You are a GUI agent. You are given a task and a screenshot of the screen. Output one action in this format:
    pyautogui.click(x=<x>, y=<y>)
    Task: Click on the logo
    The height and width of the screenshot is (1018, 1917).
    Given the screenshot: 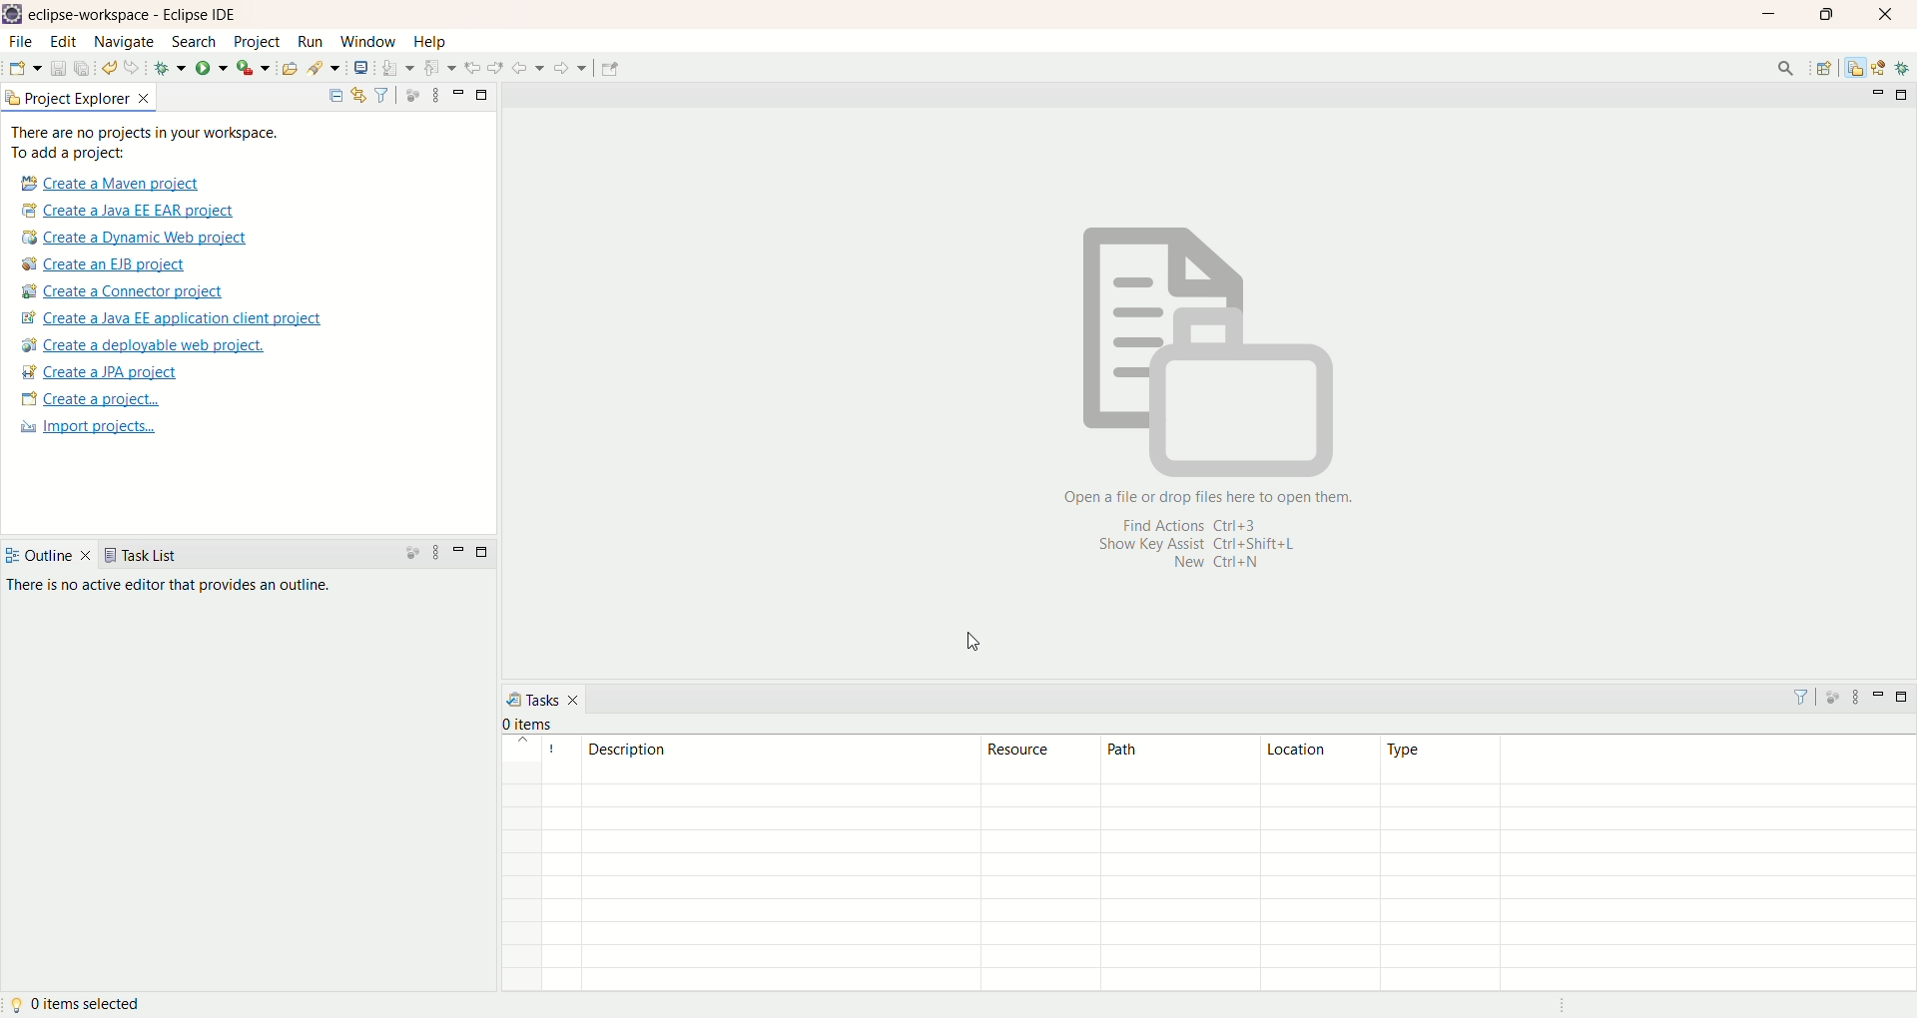 What is the action you would take?
    pyautogui.click(x=13, y=15)
    